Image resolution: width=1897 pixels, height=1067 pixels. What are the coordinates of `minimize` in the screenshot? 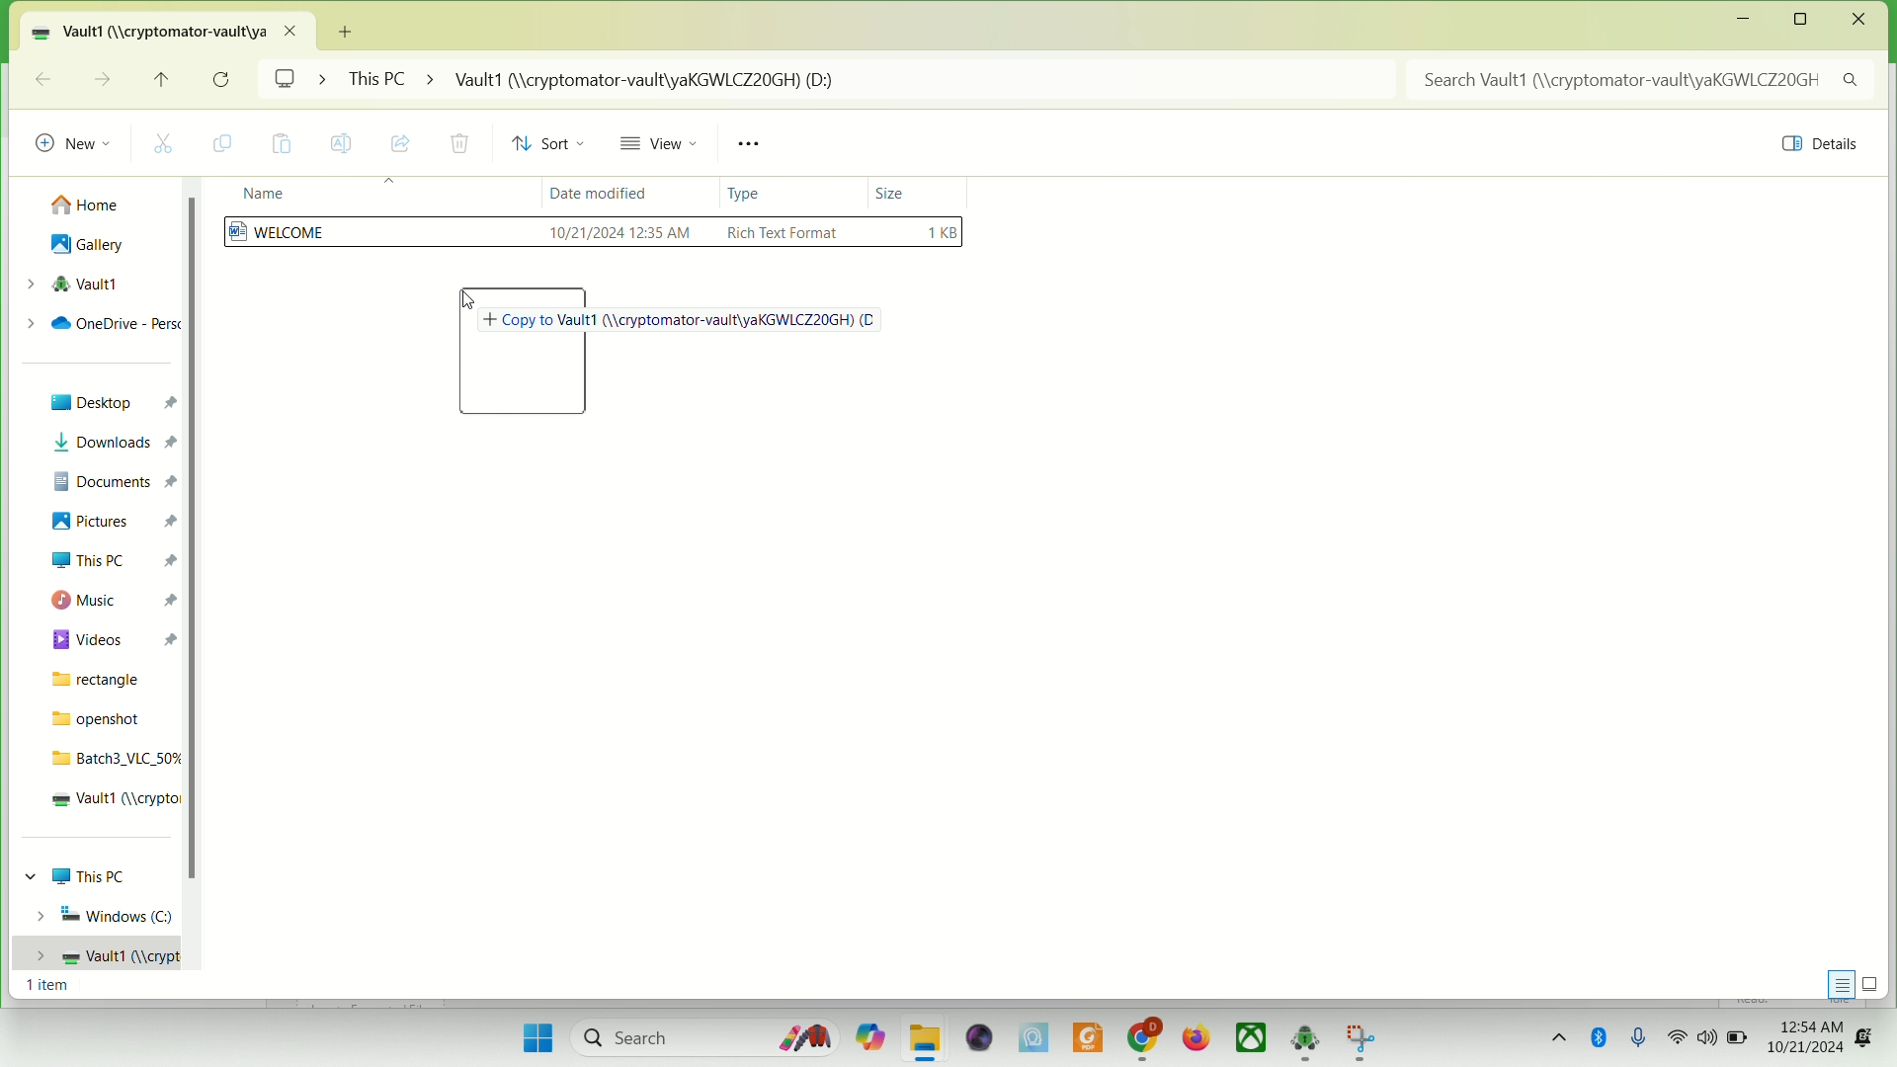 It's located at (1744, 21).